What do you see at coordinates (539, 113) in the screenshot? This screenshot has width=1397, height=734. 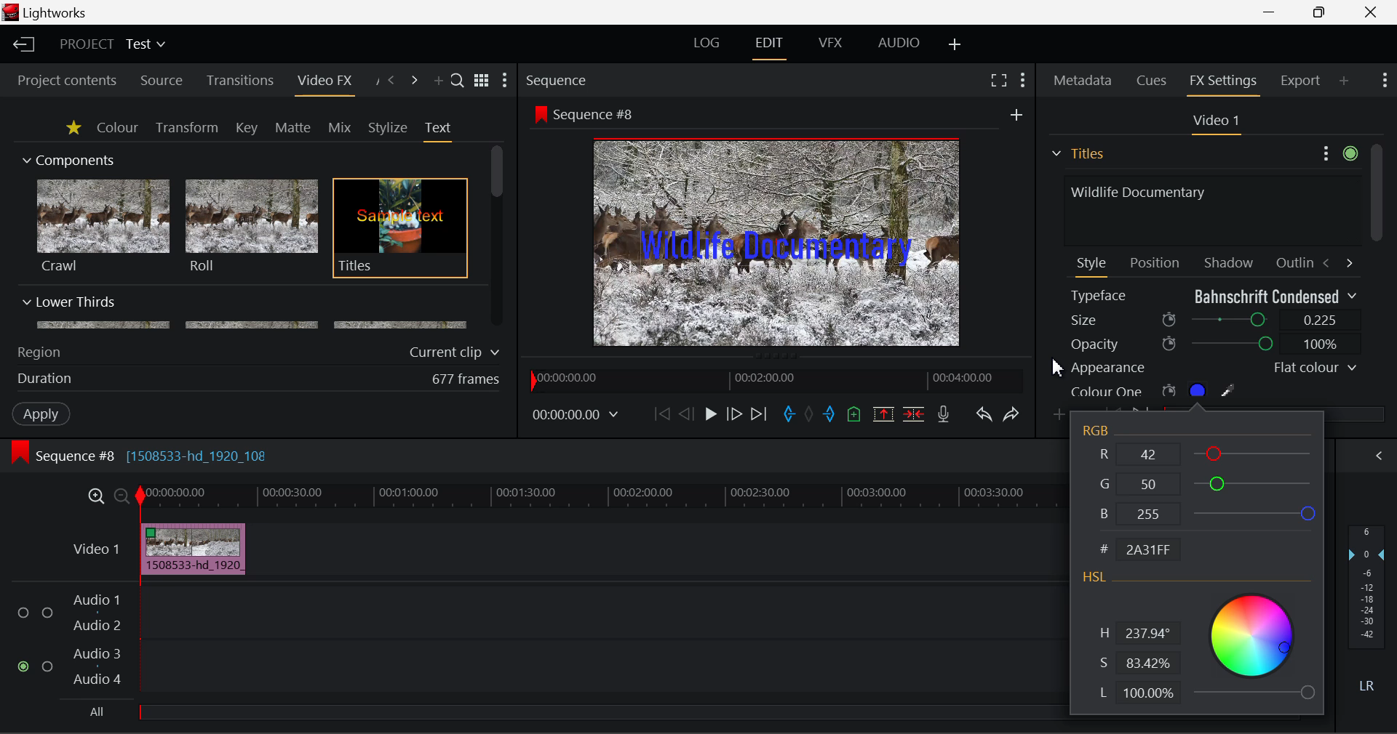 I see `icon` at bounding box center [539, 113].